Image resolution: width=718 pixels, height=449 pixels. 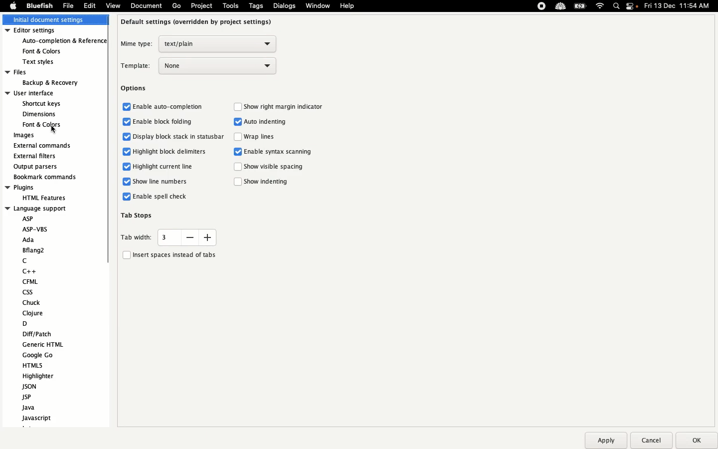 I want to click on Files, so click(x=42, y=72).